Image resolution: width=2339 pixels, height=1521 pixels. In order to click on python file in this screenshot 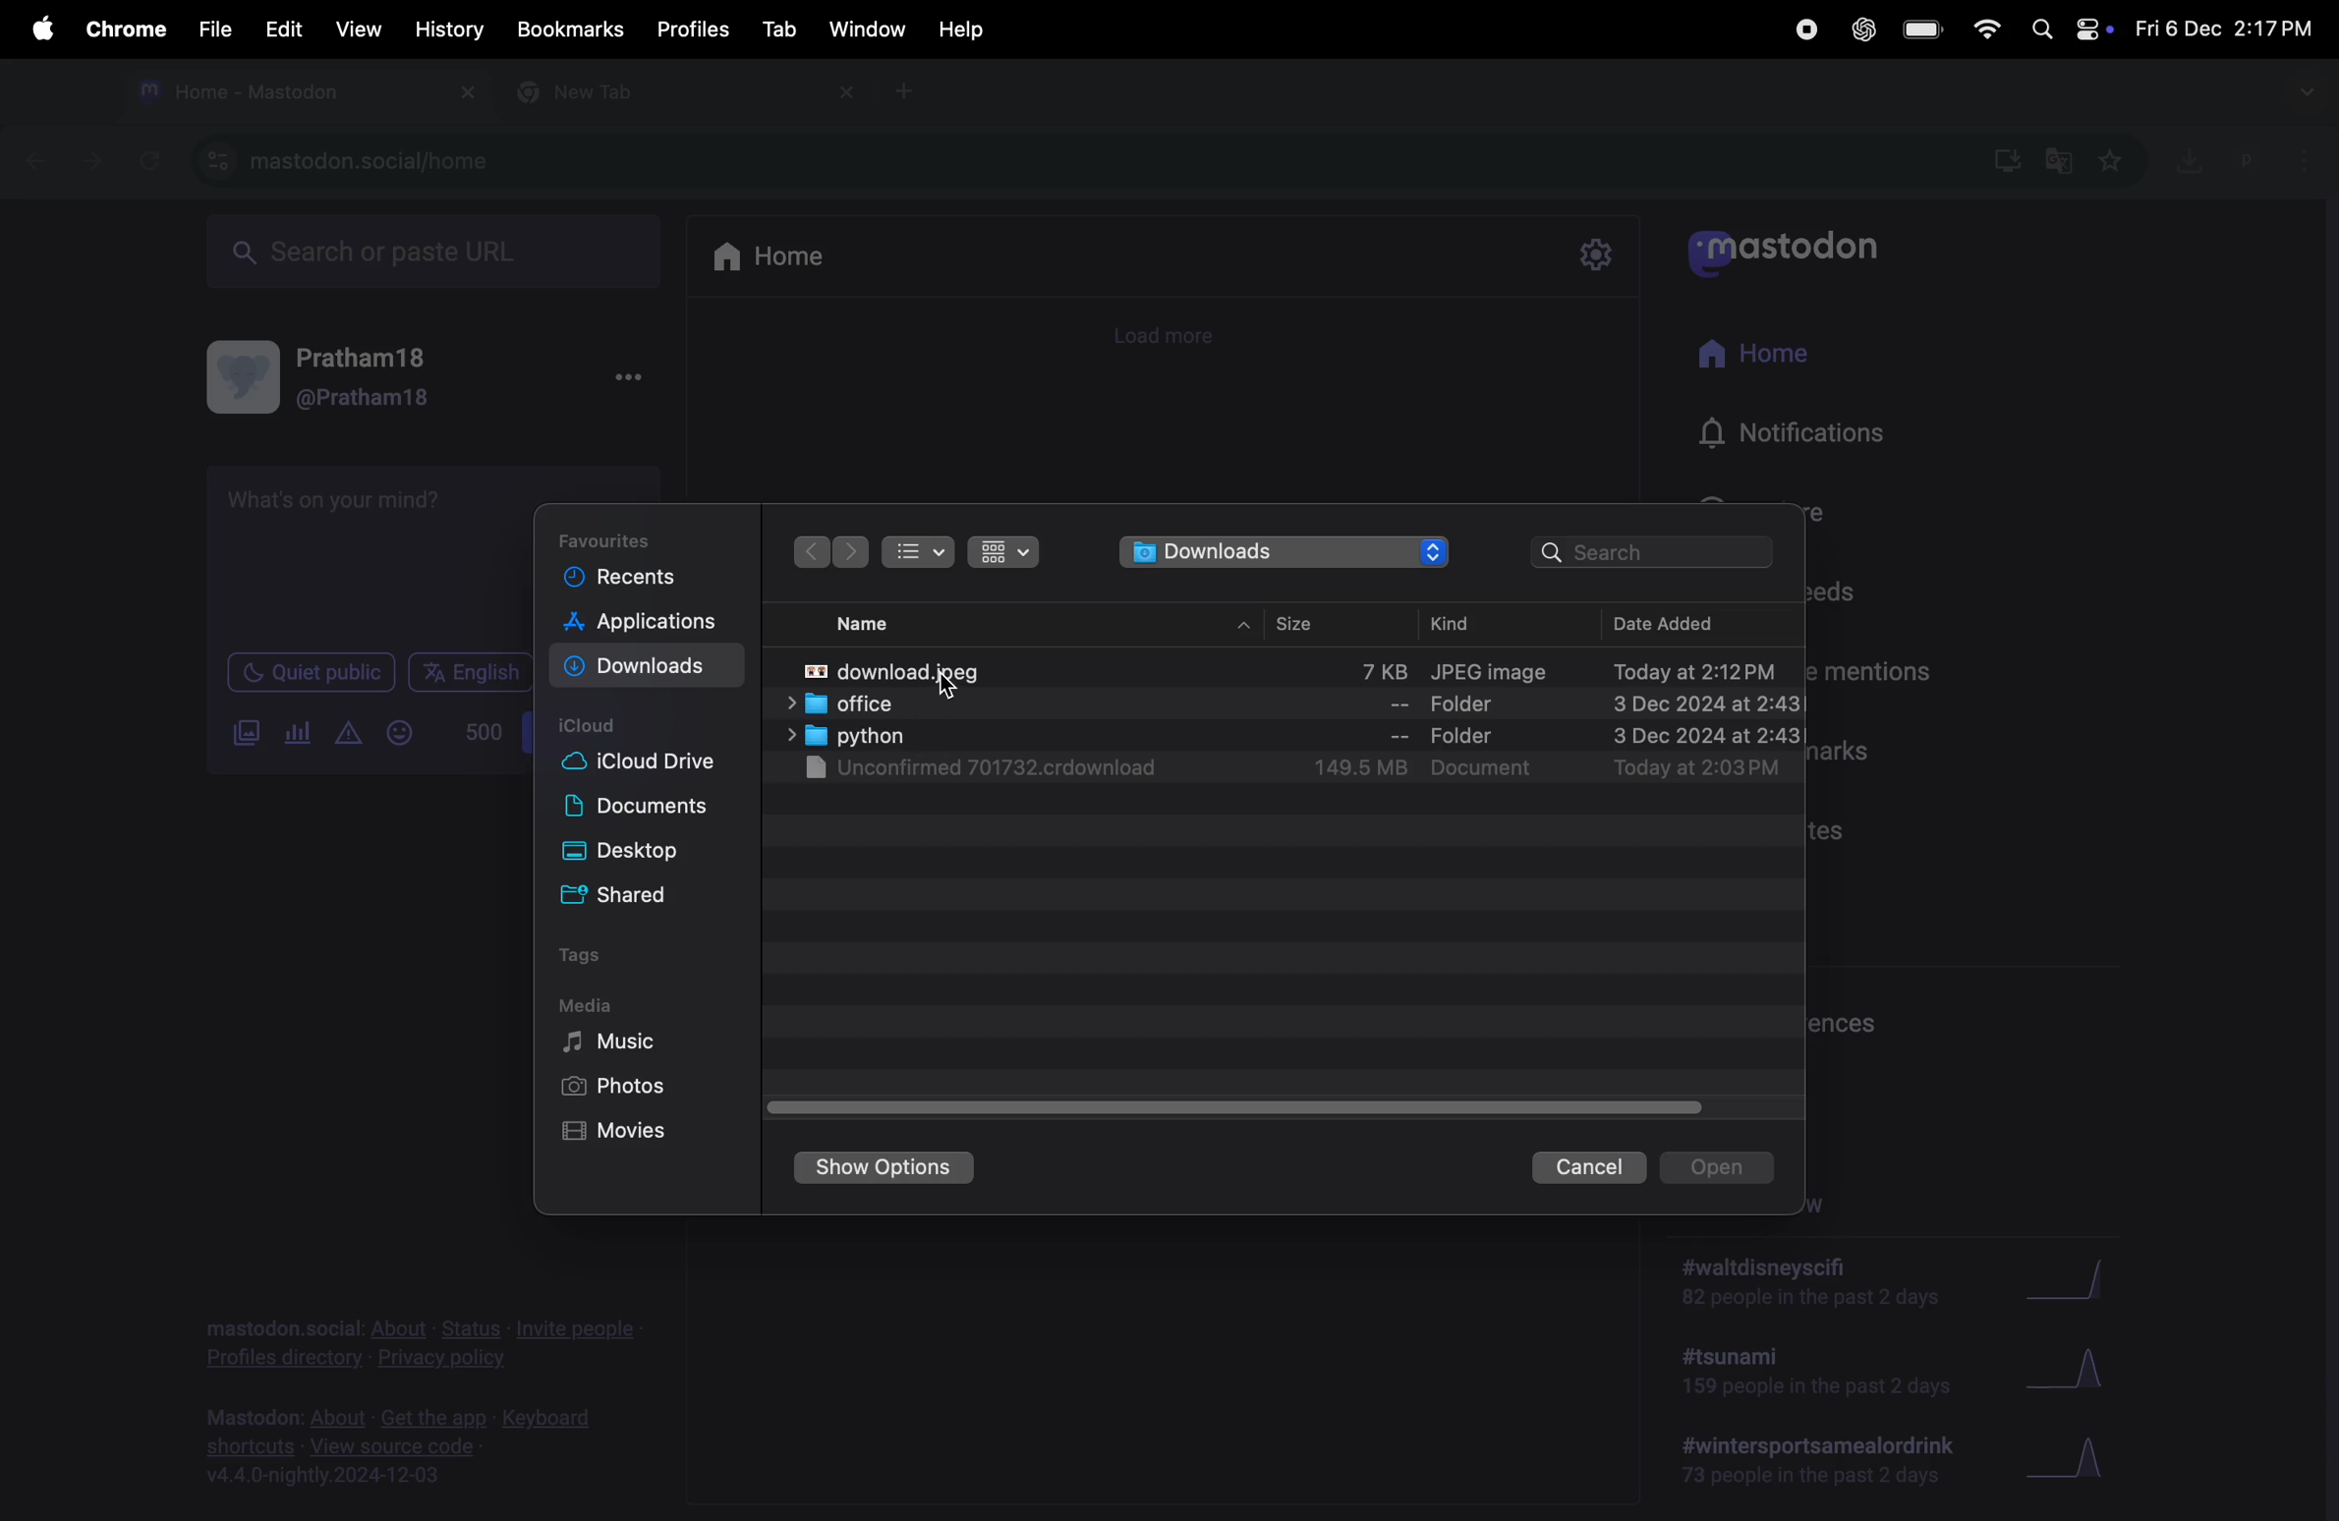, I will do `click(1283, 736)`.